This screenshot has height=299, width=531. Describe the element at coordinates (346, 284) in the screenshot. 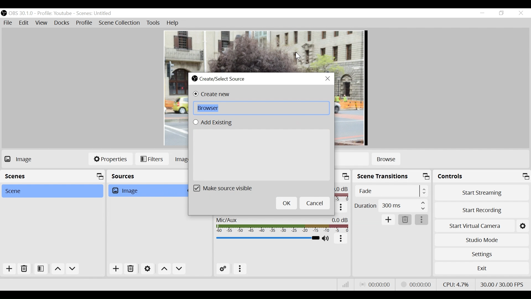

I see `Bitrate` at that location.